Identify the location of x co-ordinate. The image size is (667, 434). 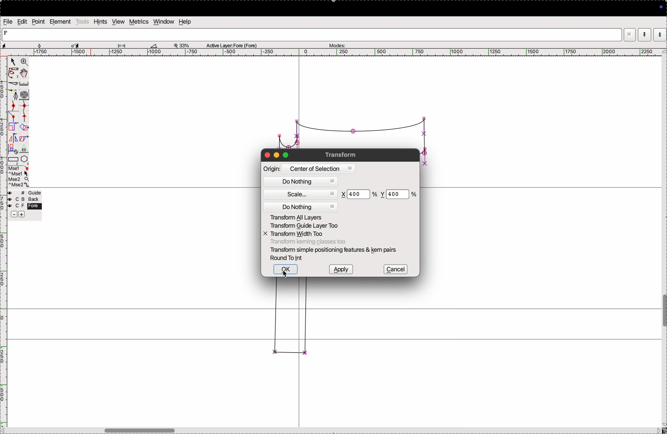
(344, 195).